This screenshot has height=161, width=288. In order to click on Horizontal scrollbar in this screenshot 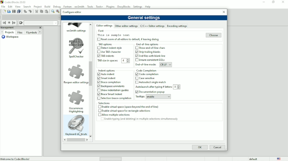, I will do `click(76, 140)`.